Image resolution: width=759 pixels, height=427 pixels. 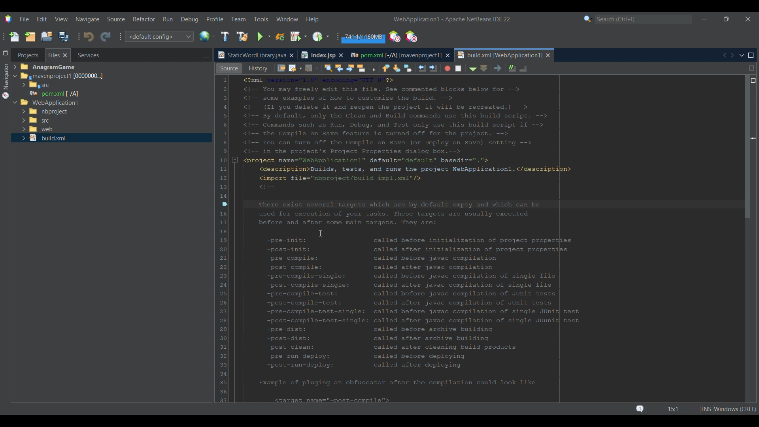 What do you see at coordinates (190, 19) in the screenshot?
I see `Debug menu` at bounding box center [190, 19].